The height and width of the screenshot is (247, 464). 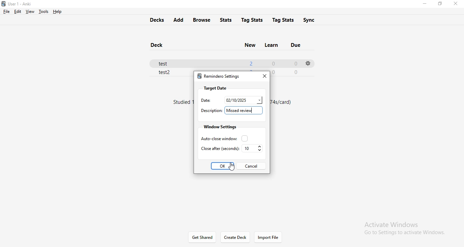 What do you see at coordinates (243, 99) in the screenshot?
I see `date` at bounding box center [243, 99].